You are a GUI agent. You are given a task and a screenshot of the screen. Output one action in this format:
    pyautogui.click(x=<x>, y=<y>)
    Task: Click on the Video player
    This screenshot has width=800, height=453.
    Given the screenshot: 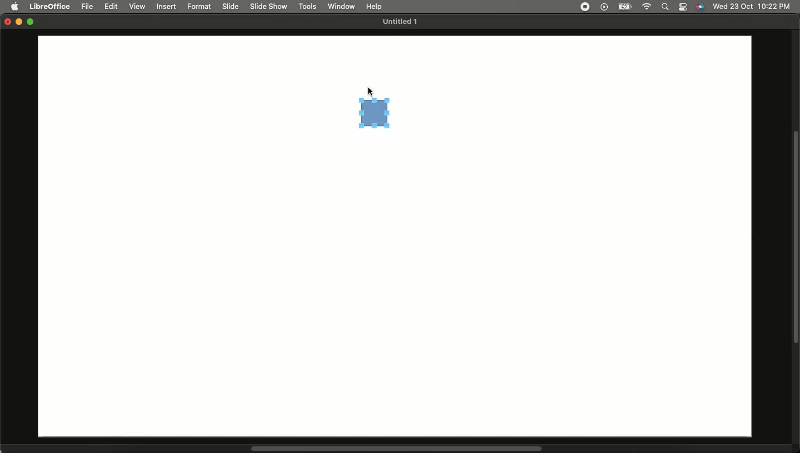 What is the action you would take?
    pyautogui.click(x=603, y=7)
    